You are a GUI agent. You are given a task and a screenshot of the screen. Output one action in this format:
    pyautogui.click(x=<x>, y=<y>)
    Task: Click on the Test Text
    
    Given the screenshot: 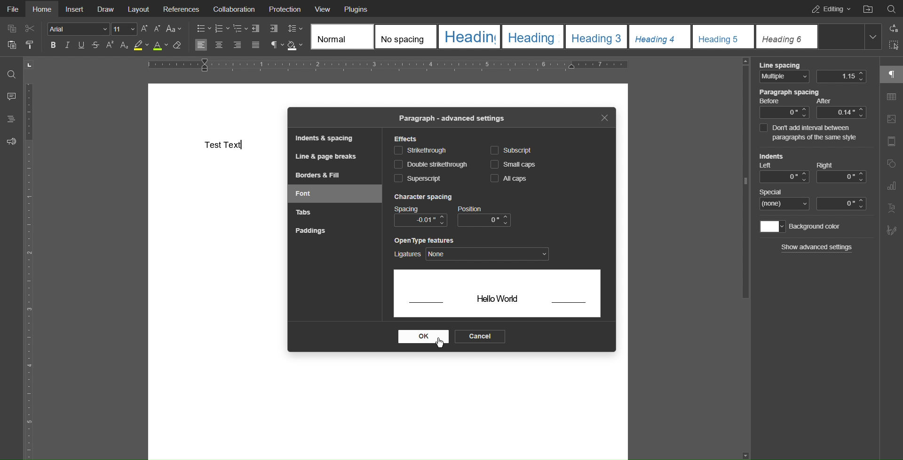 What is the action you would take?
    pyautogui.click(x=223, y=145)
    